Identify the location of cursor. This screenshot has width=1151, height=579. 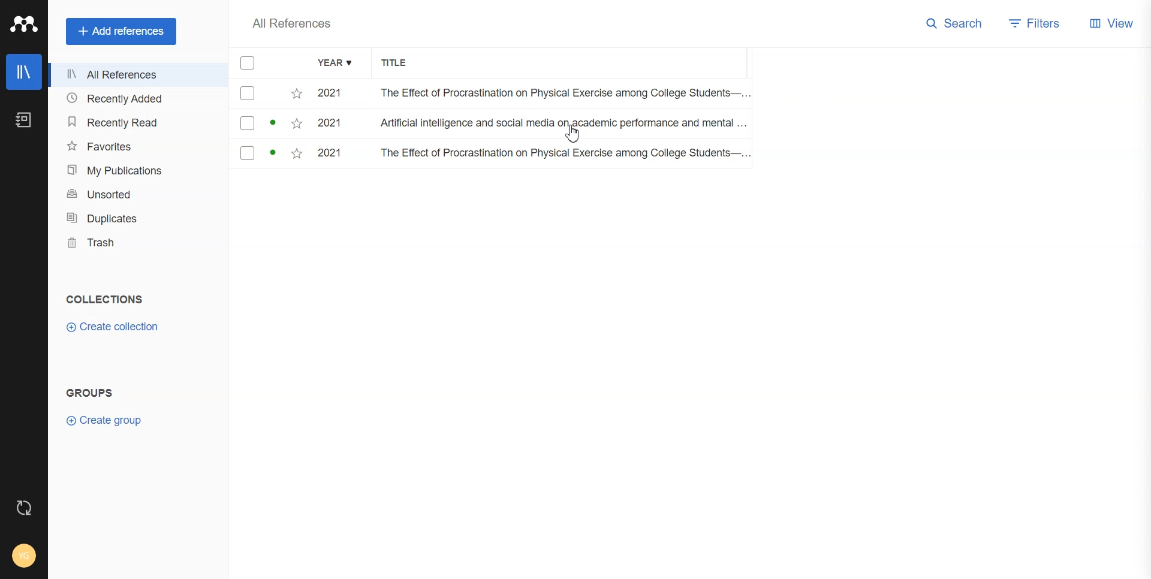
(575, 139).